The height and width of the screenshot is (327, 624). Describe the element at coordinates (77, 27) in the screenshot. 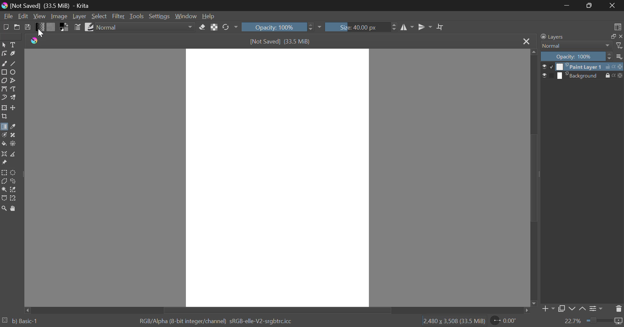

I see `Brush Settings` at that location.